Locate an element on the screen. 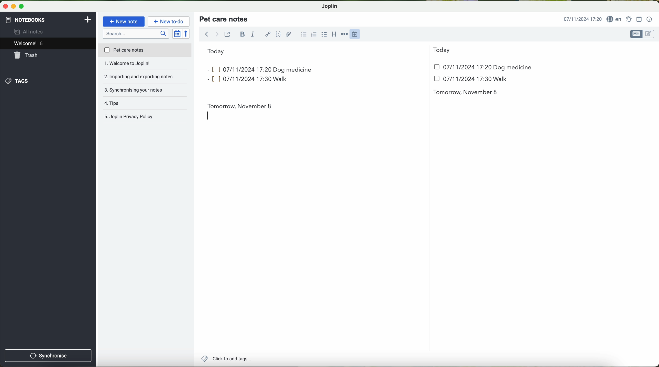  inputs is located at coordinates (237, 69).